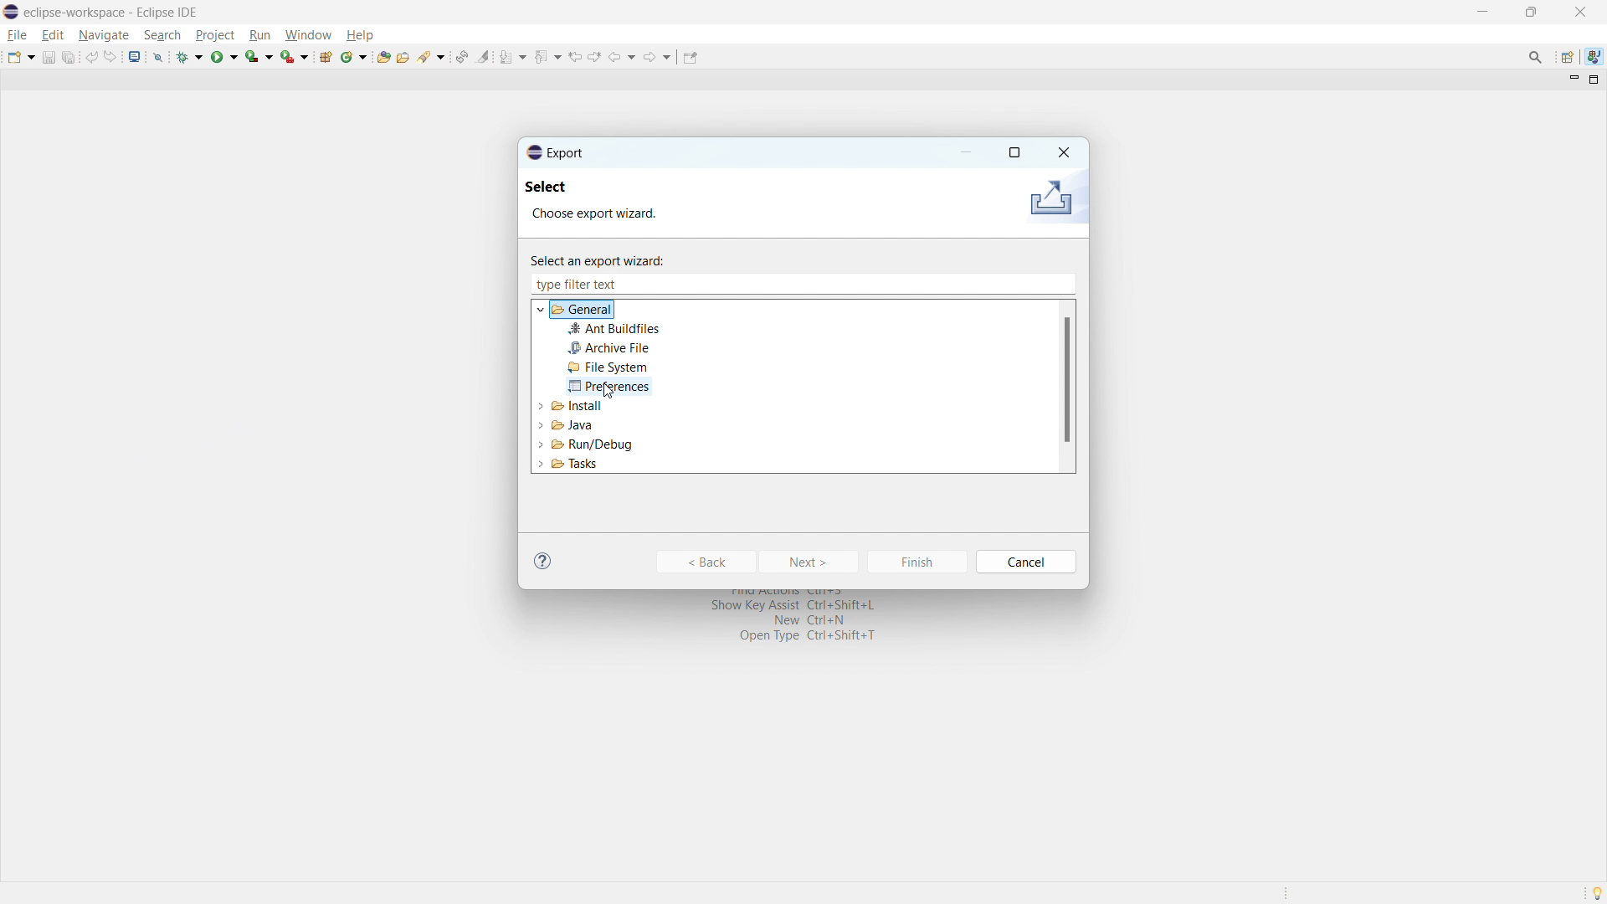 The height and width of the screenshot is (904, 1607). I want to click on skip all breakpoints, so click(158, 56).